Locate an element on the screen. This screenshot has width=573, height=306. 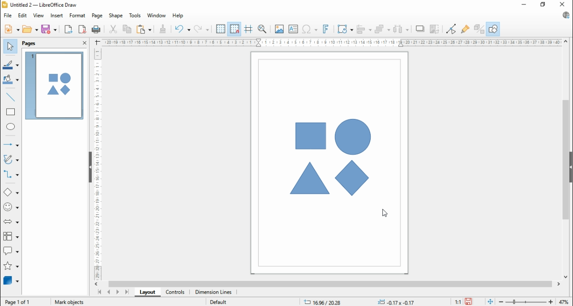
shape 4 is located at coordinates (353, 178).